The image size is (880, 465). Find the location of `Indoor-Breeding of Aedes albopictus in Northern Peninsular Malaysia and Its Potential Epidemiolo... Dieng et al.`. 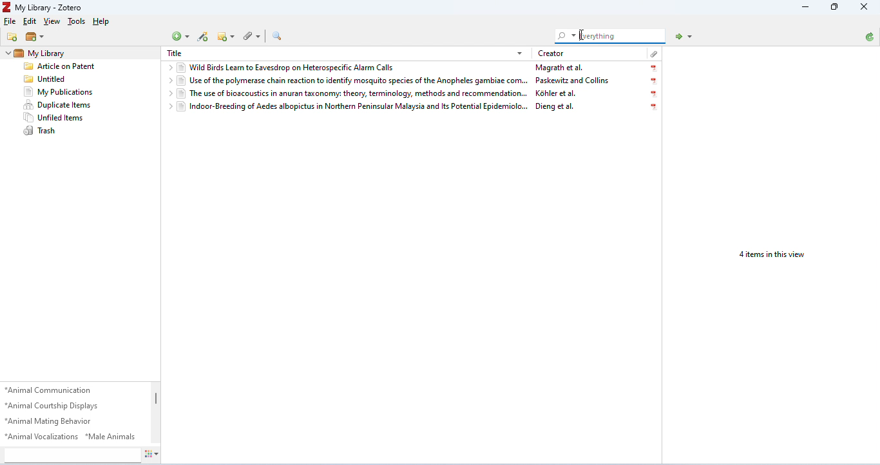

Indoor-Breeding of Aedes albopictus in Northern Peninsular Malaysia and Its Potential Epidemiolo... Dieng et al. is located at coordinates (412, 108).